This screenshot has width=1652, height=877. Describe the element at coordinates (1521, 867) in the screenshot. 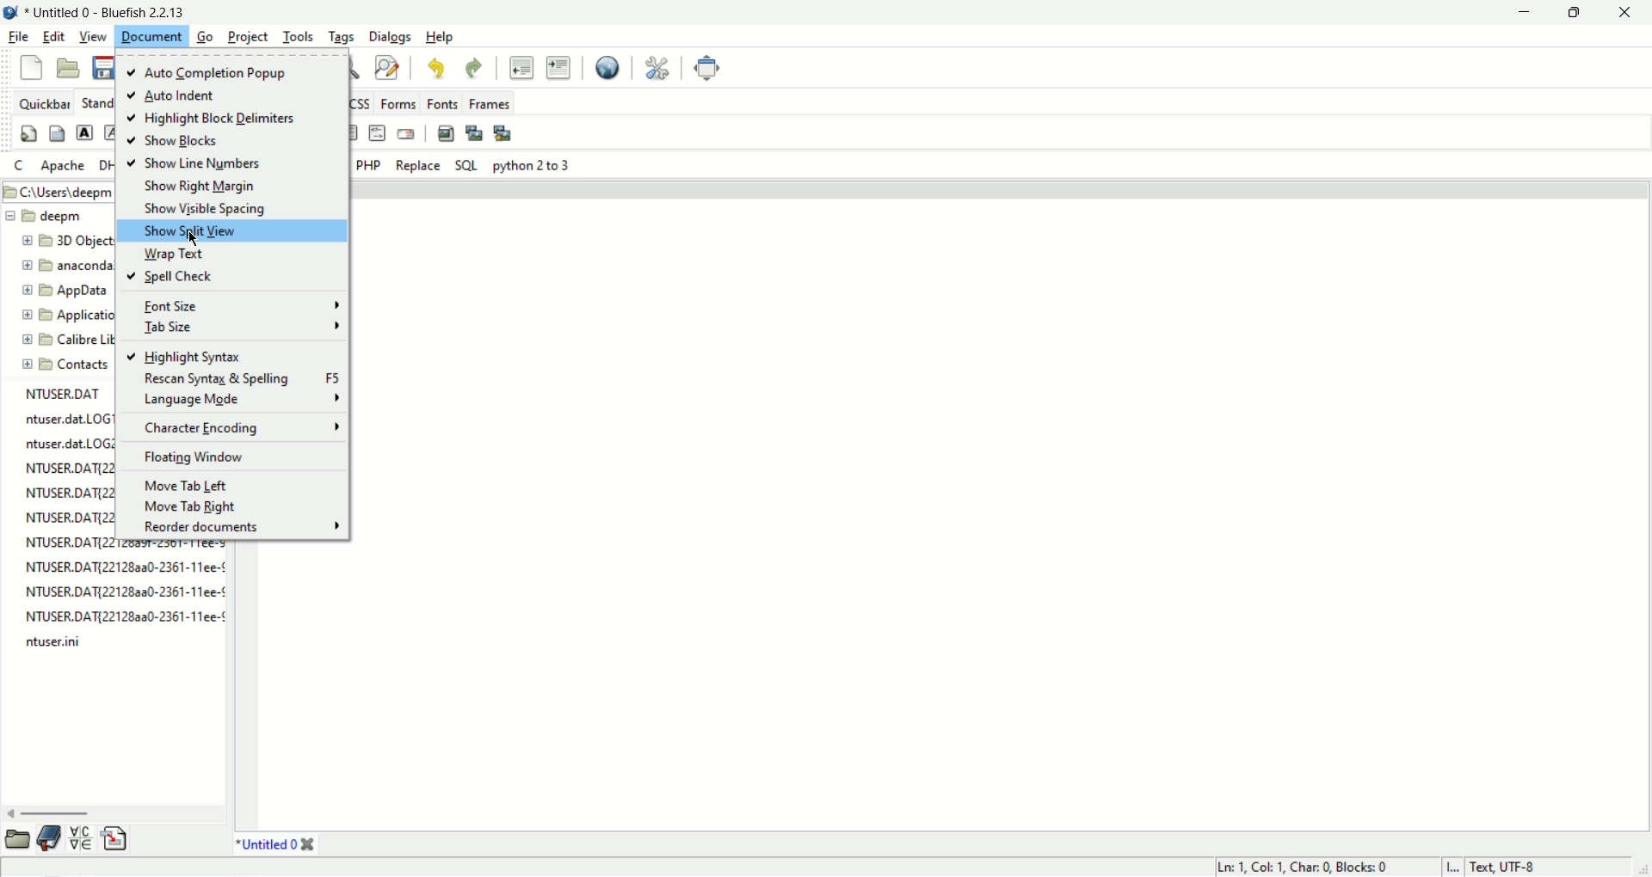

I see `Test, UTF-8` at that location.